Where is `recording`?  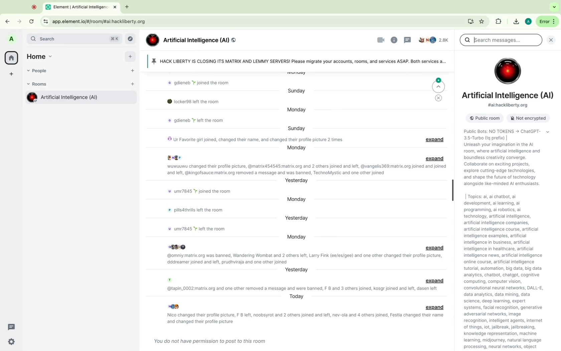
recording is located at coordinates (34, 7).